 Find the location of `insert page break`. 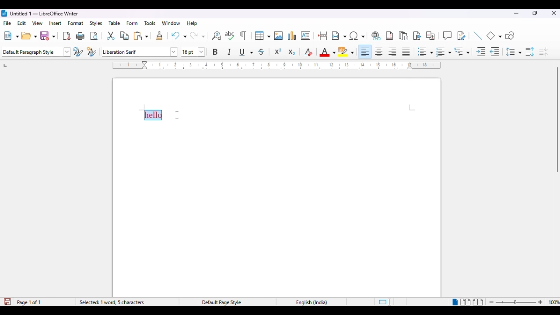

insert page break is located at coordinates (323, 35).